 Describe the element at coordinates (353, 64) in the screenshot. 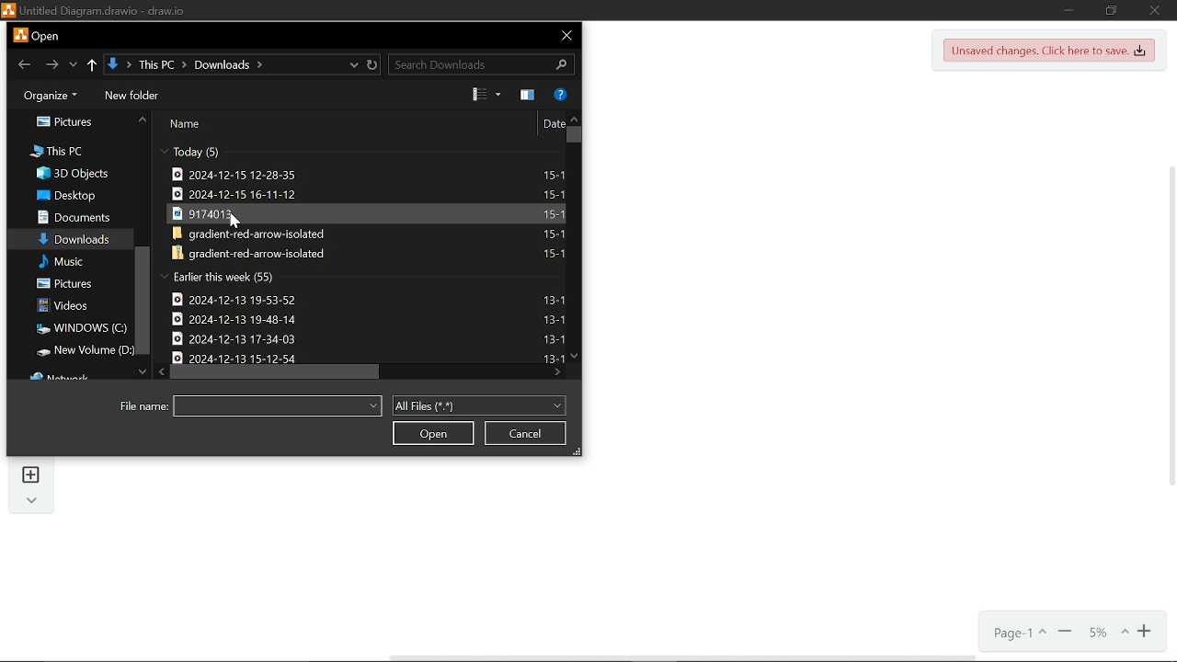

I see `Previous locations` at that location.